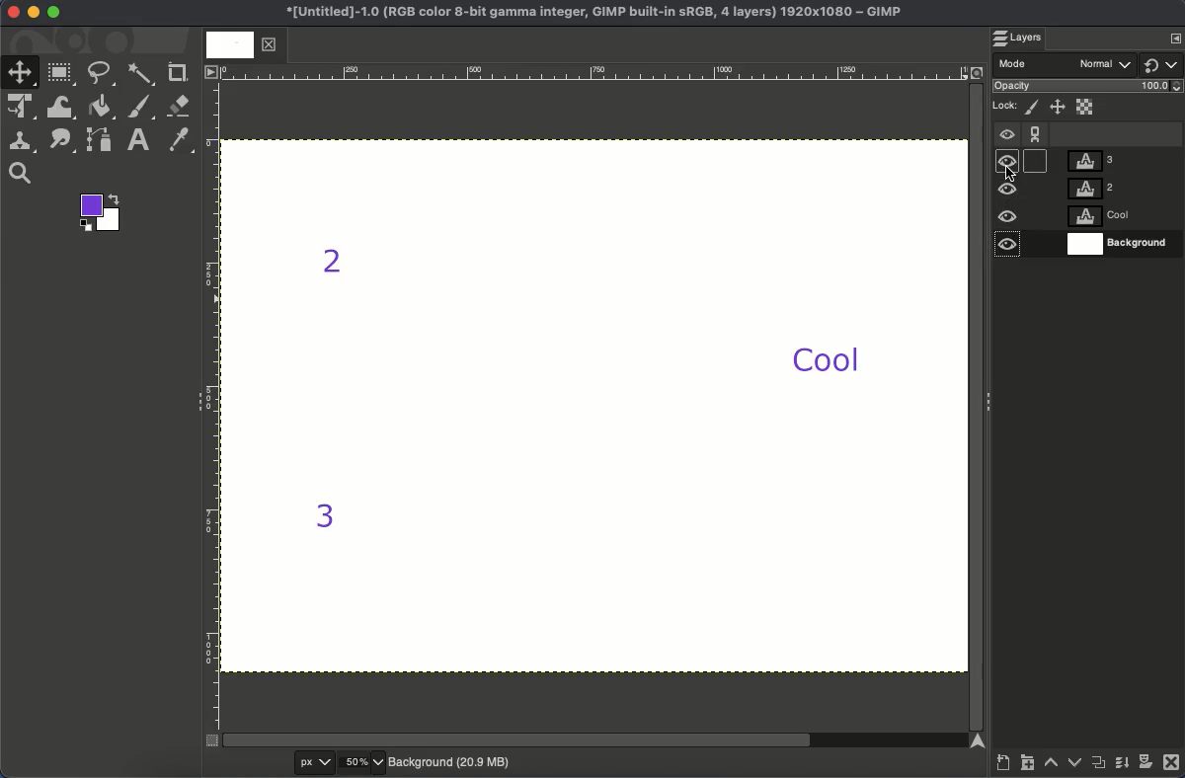 Image resolution: width=1185 pixels, height=778 pixels. I want to click on Scroll, so click(976, 404).